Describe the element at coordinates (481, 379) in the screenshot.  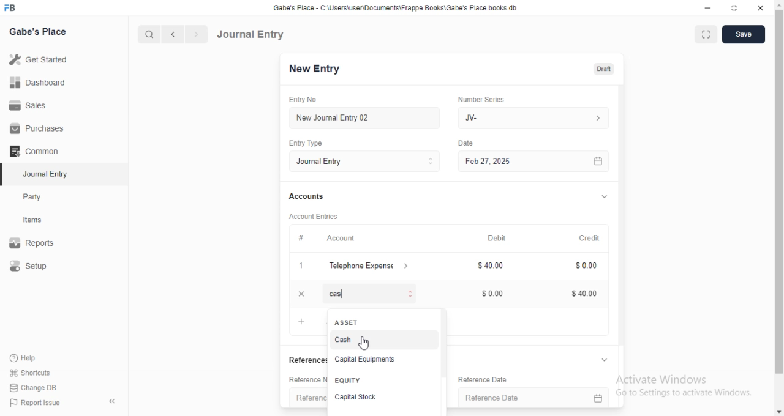
I see `‘Reference Date` at that location.